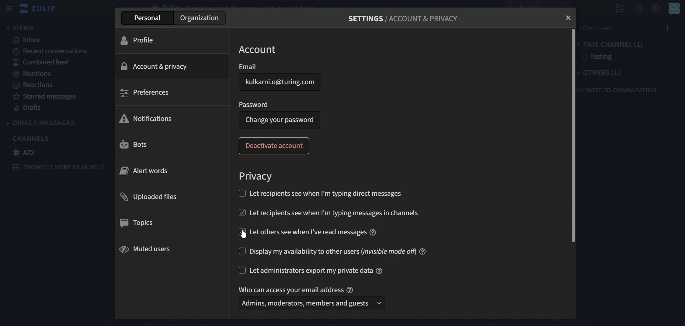 The height and width of the screenshot is (326, 685). I want to click on this channel(1), so click(613, 45).